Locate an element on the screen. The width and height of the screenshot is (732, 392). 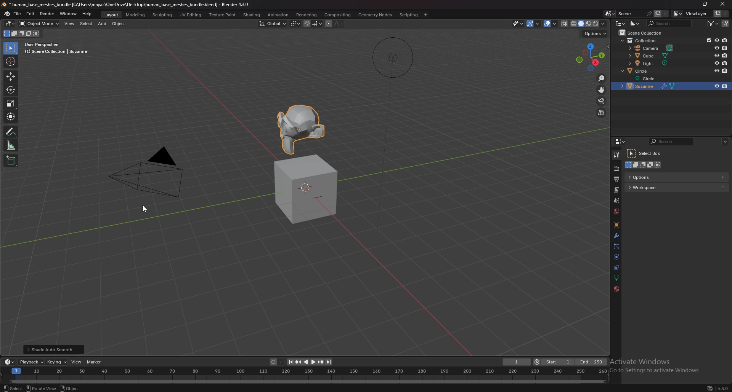
edit is located at coordinates (30, 14).